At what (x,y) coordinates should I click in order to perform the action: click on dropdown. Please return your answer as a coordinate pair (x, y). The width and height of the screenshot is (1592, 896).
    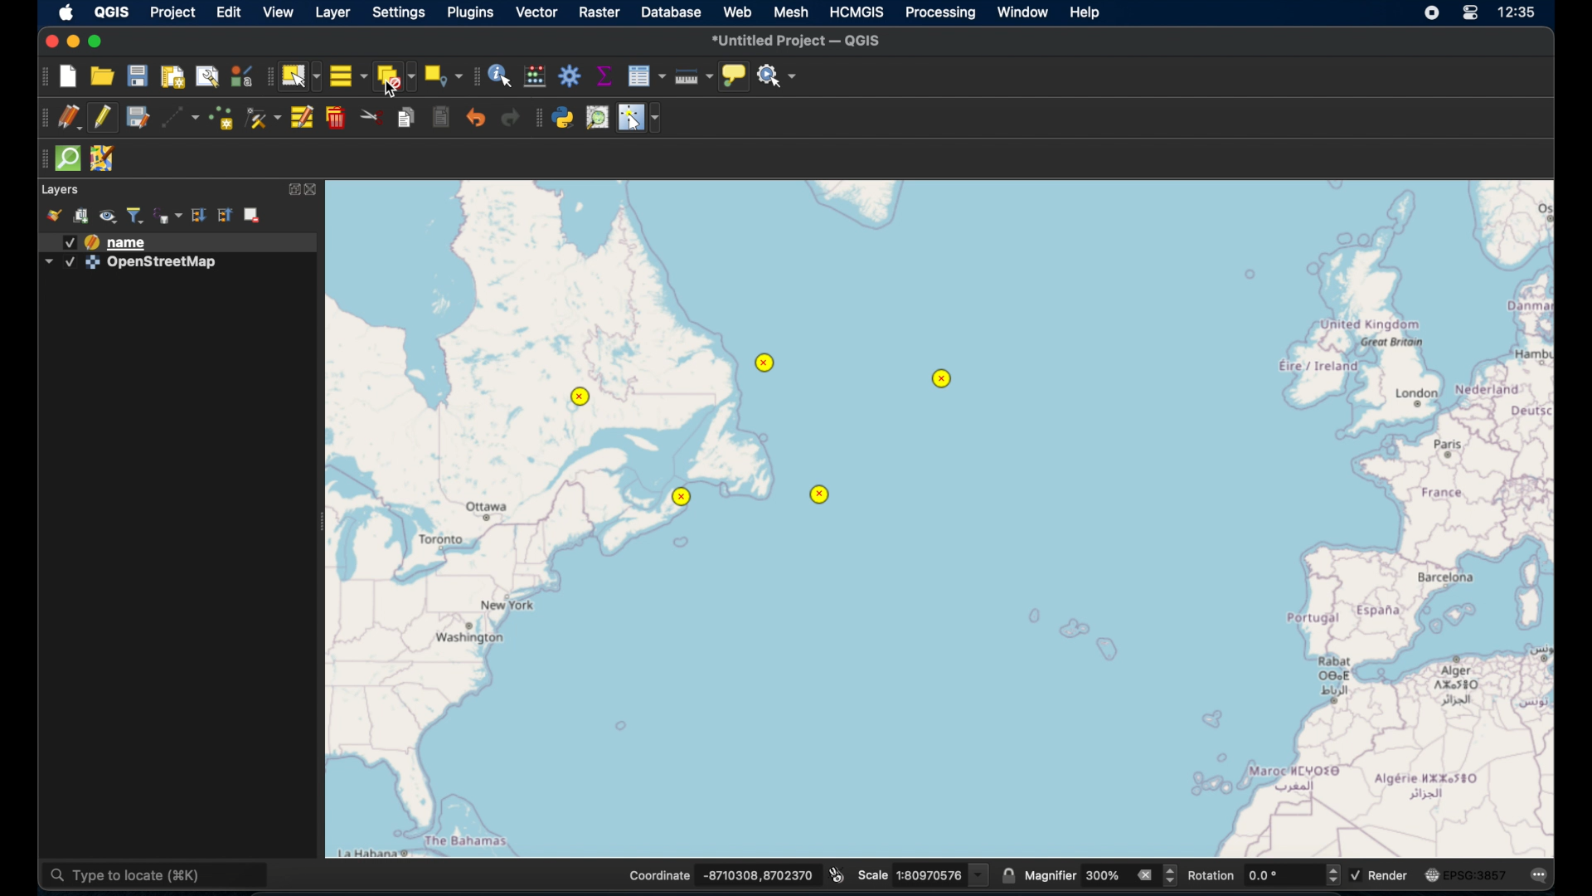
    Looking at the image, I should click on (48, 262).